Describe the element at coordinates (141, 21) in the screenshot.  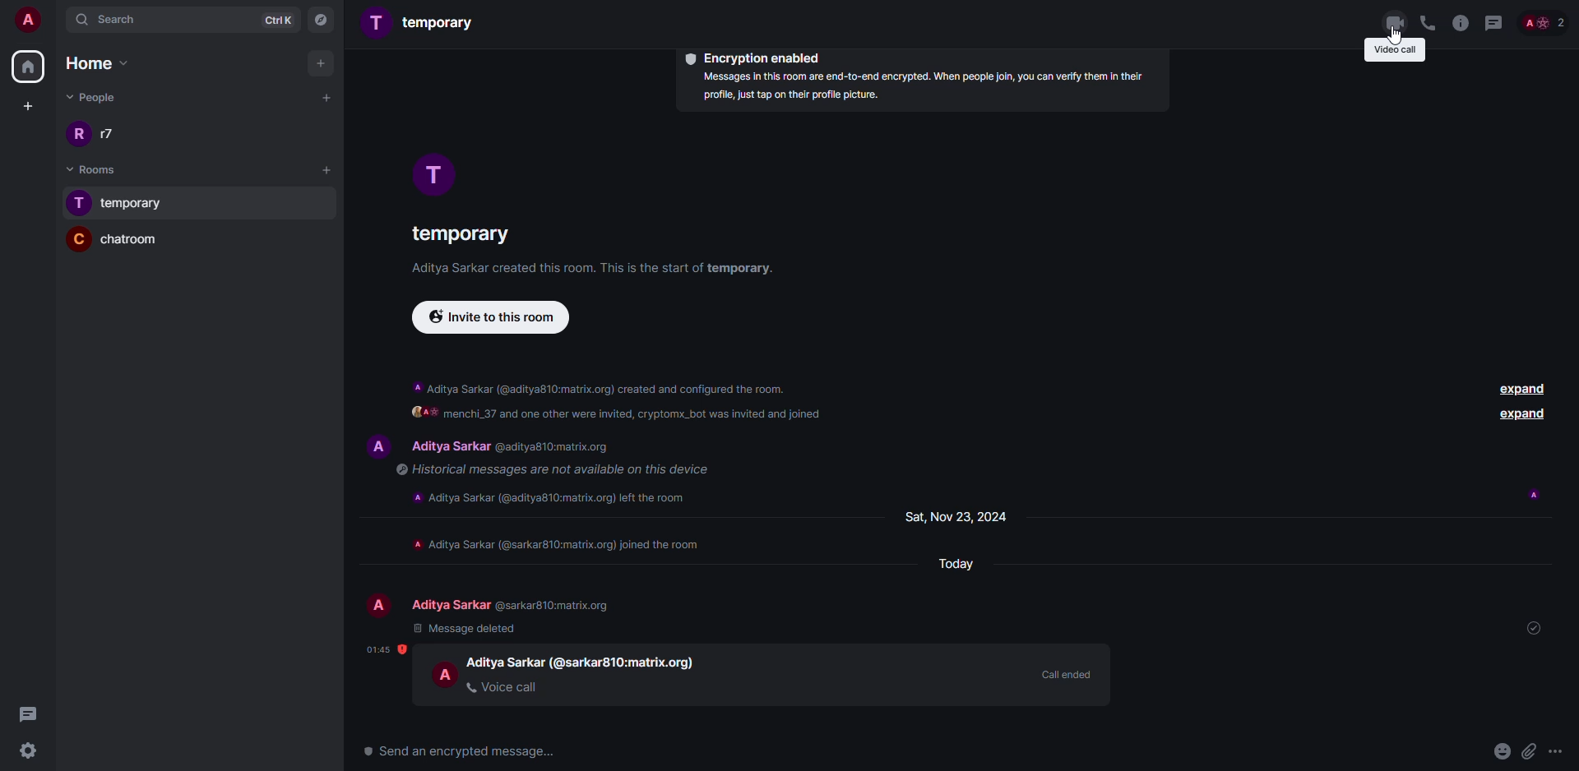
I see `search` at that location.